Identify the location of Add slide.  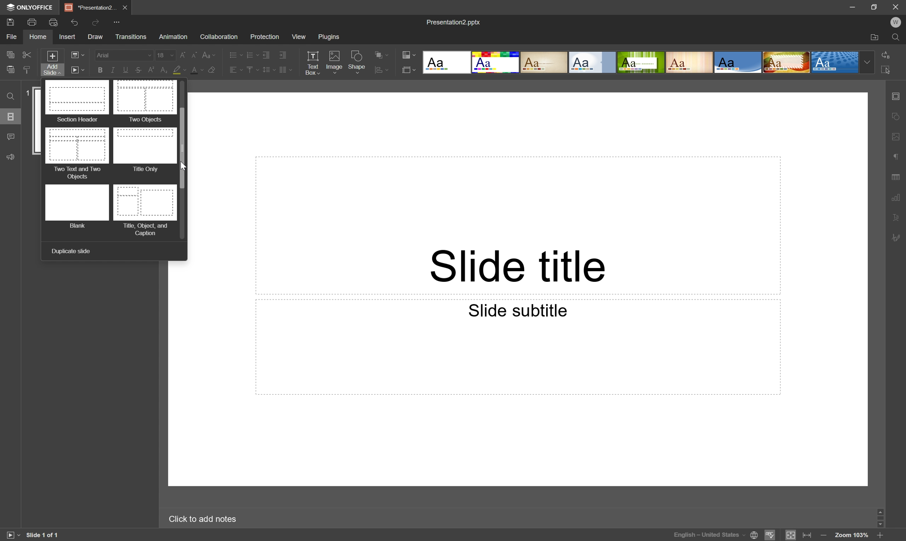
(51, 63).